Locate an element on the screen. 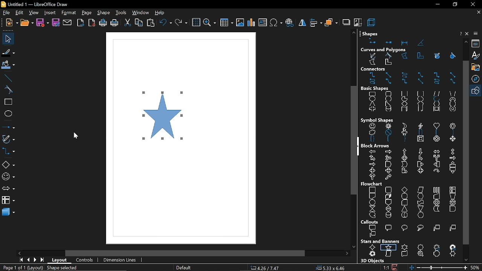 This screenshot has height=271, width=482. line is located at coordinates (8, 78).